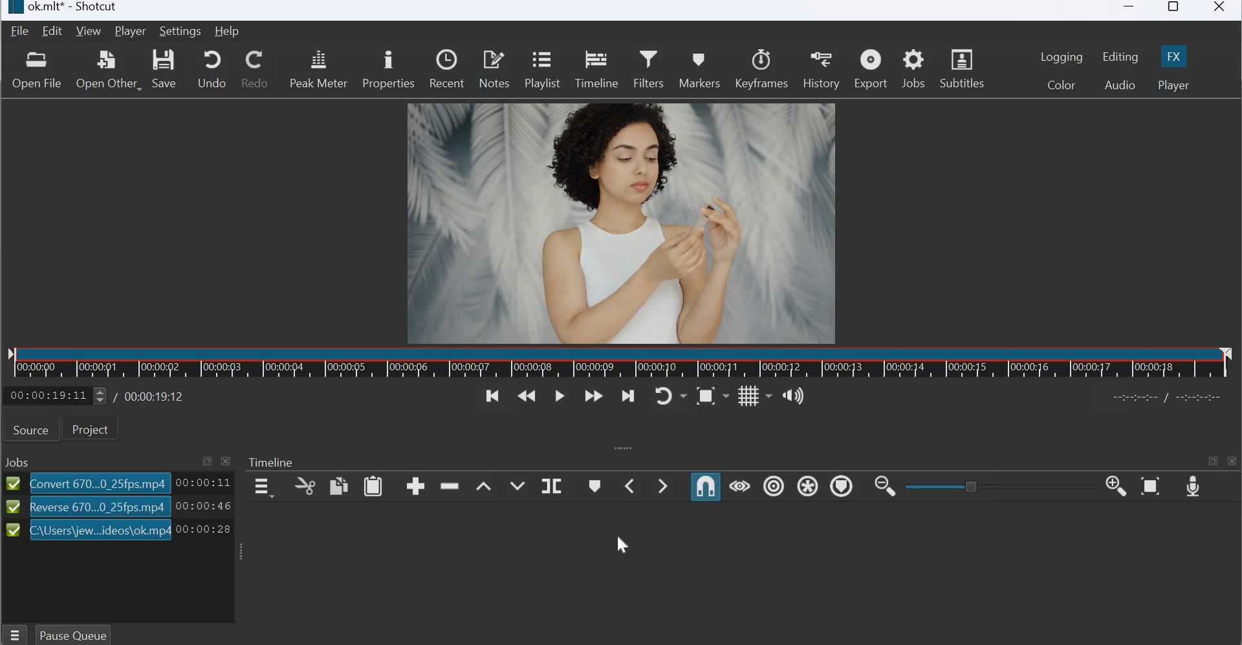 Image resolution: width=1242 pixels, height=645 pixels. What do you see at coordinates (670, 396) in the screenshot?
I see `Toggle player looping` at bounding box center [670, 396].